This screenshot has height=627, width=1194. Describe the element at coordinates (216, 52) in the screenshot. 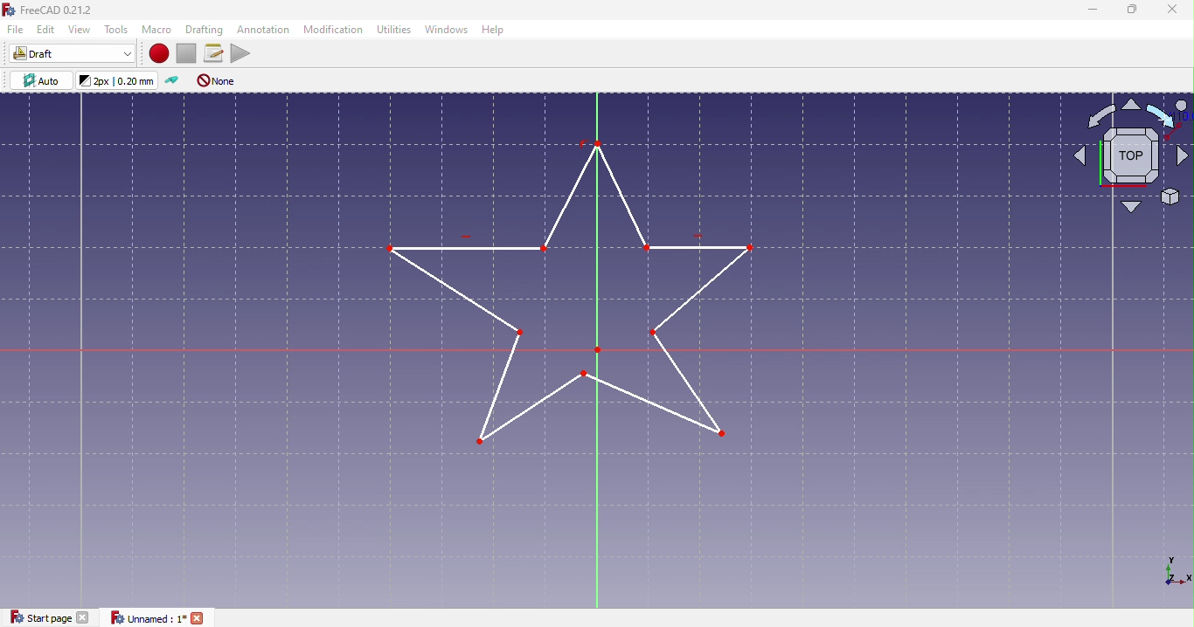

I see `Macros` at that location.